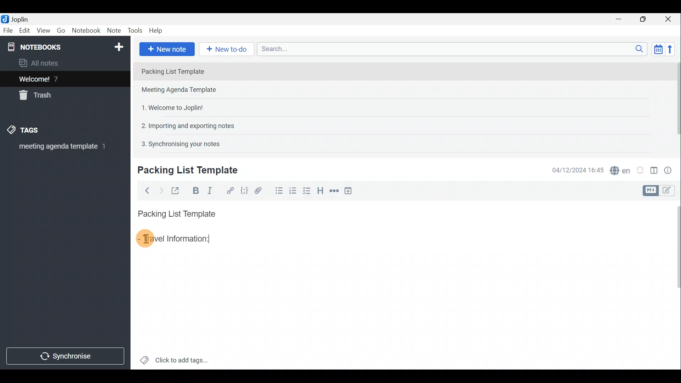 The height and width of the screenshot is (383, 681). What do you see at coordinates (178, 143) in the screenshot?
I see `Note 5` at bounding box center [178, 143].